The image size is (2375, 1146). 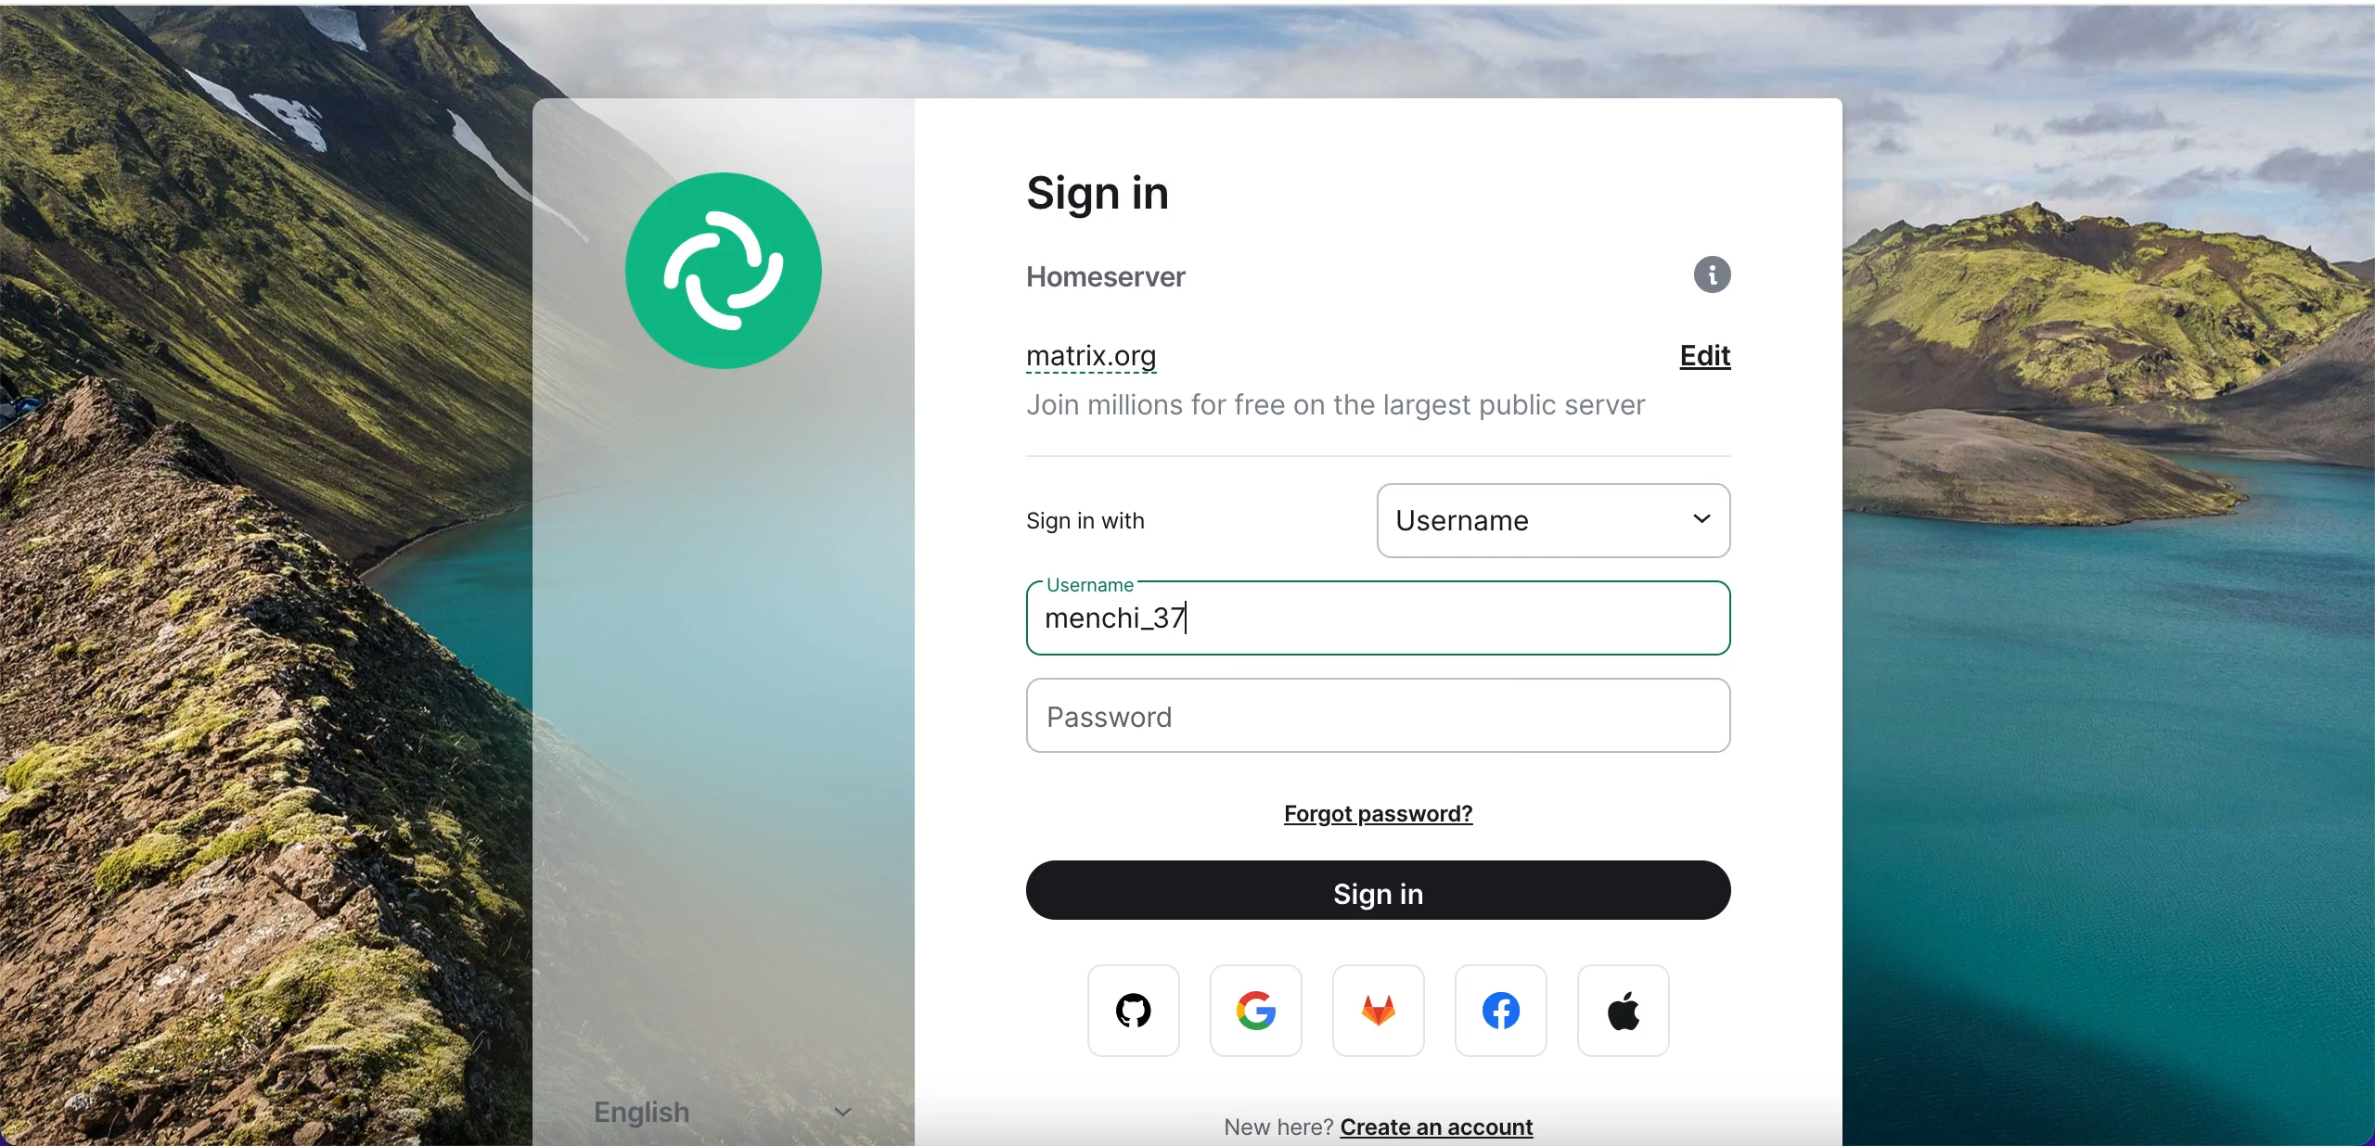 I want to click on join millions for free on the largest public server, so click(x=1361, y=412).